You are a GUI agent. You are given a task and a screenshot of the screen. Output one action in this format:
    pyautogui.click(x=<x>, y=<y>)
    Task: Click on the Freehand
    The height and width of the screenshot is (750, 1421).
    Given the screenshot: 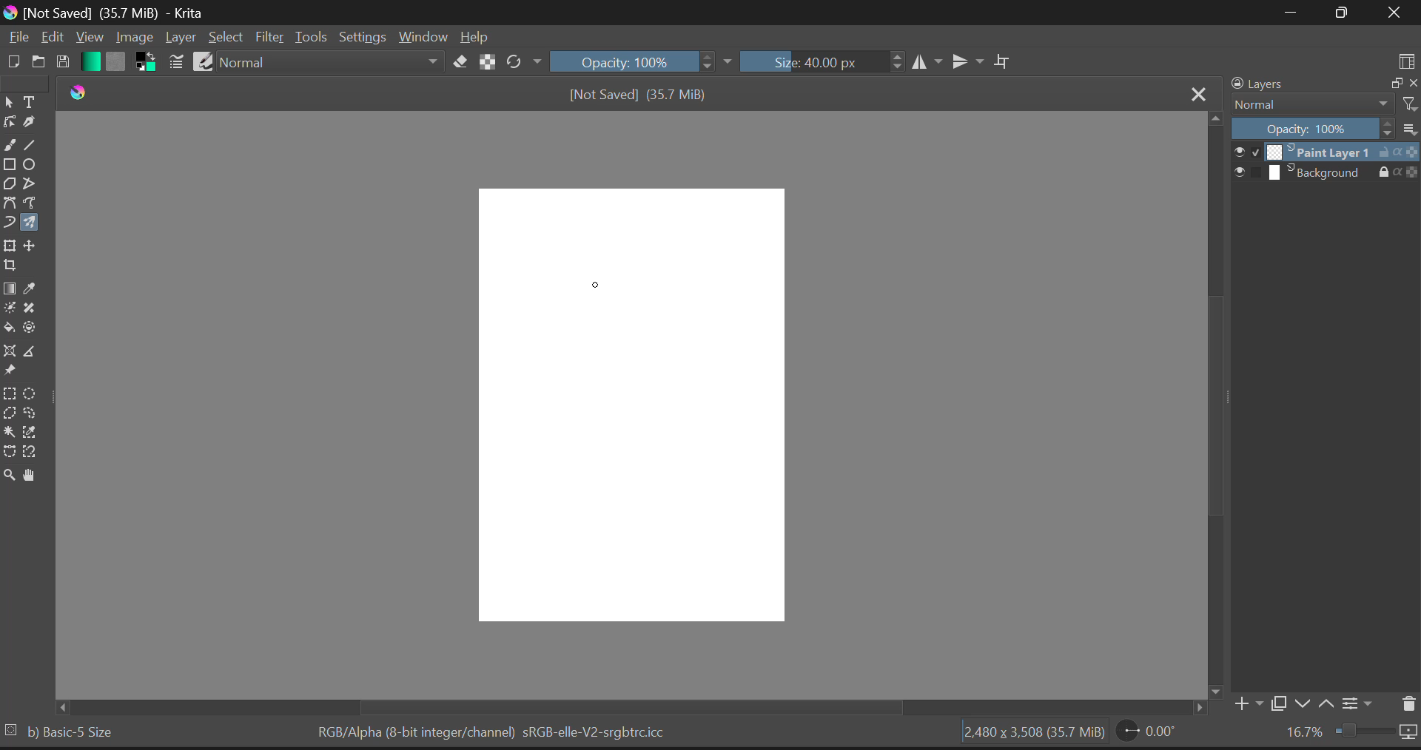 What is the action you would take?
    pyautogui.click(x=9, y=143)
    